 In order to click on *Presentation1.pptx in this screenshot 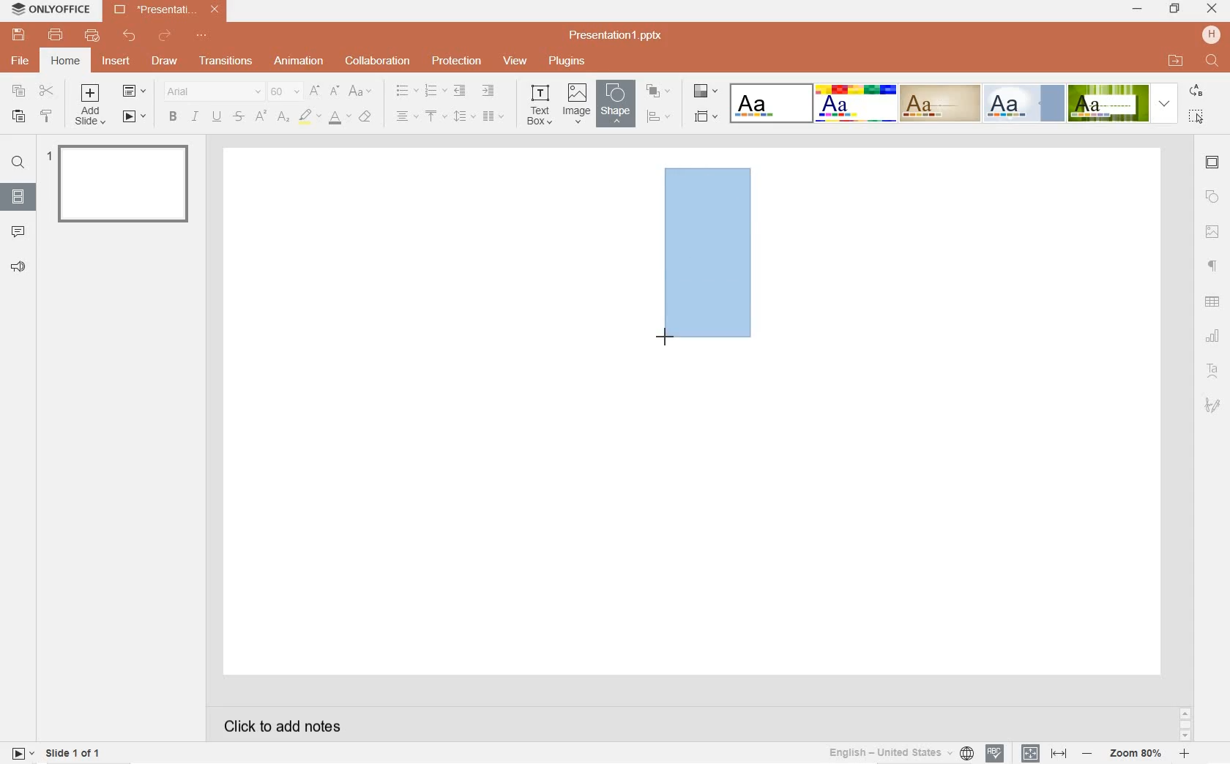, I will do `click(170, 11)`.